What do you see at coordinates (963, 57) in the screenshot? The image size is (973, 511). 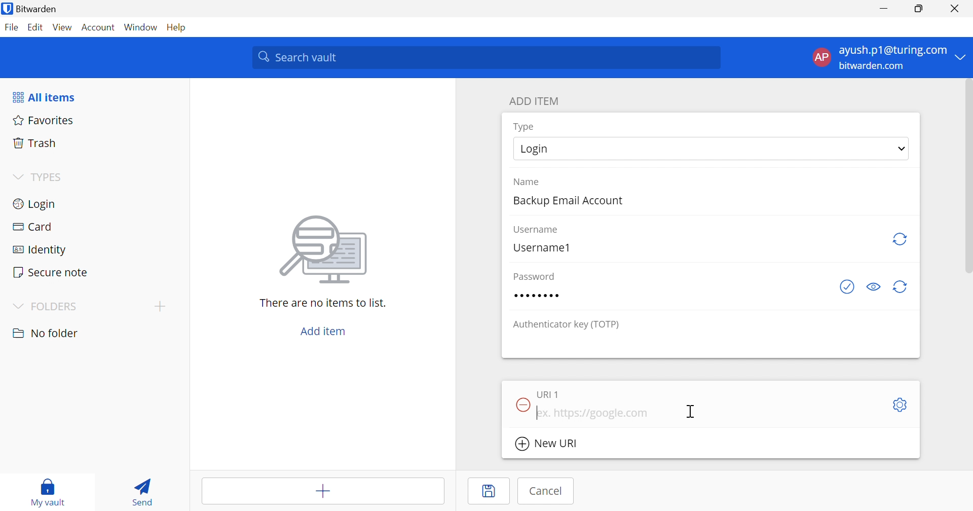 I see `Drop Down` at bounding box center [963, 57].